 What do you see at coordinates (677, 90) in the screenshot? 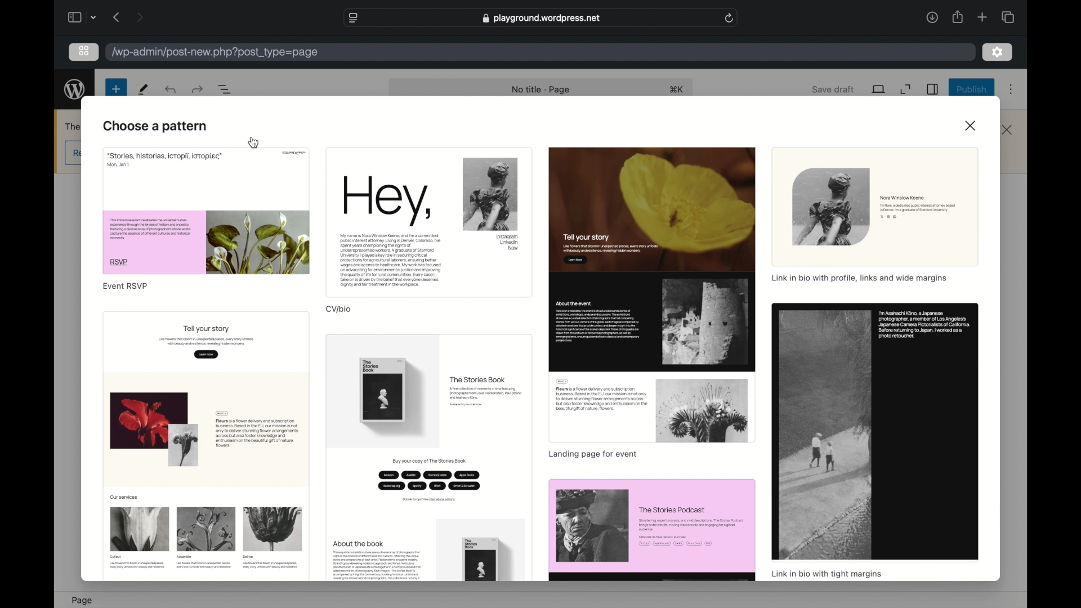
I see `shortcut` at bounding box center [677, 90].